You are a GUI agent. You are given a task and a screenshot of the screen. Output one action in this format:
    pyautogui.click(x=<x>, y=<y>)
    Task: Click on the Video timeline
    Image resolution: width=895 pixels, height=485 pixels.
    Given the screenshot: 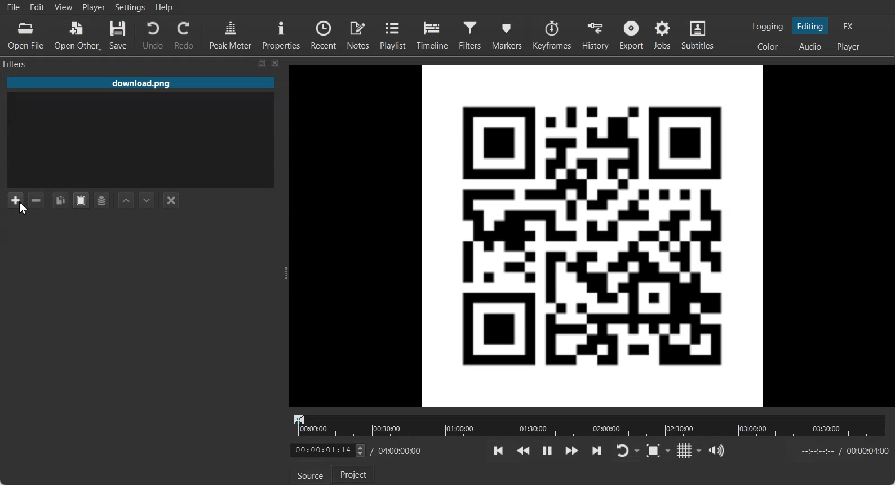 What is the action you would take?
    pyautogui.click(x=590, y=425)
    